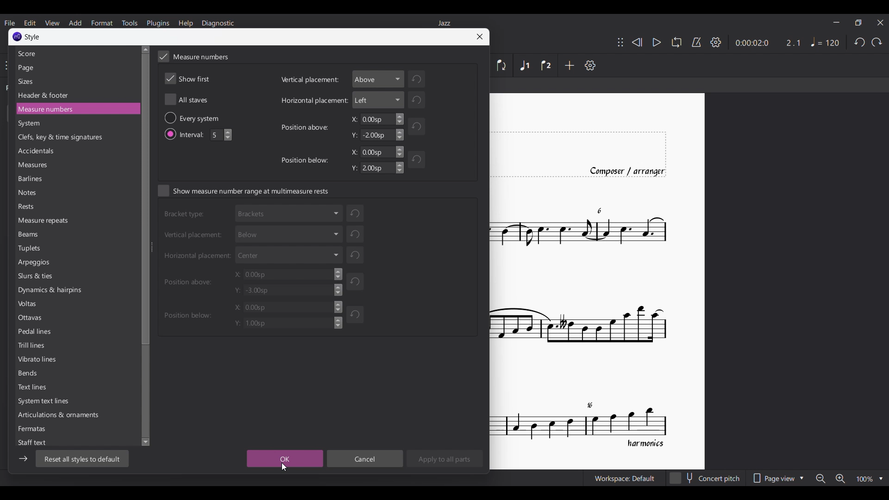 The image size is (889, 500). Describe the element at coordinates (625, 478) in the screenshot. I see `Current workspace setting` at that location.